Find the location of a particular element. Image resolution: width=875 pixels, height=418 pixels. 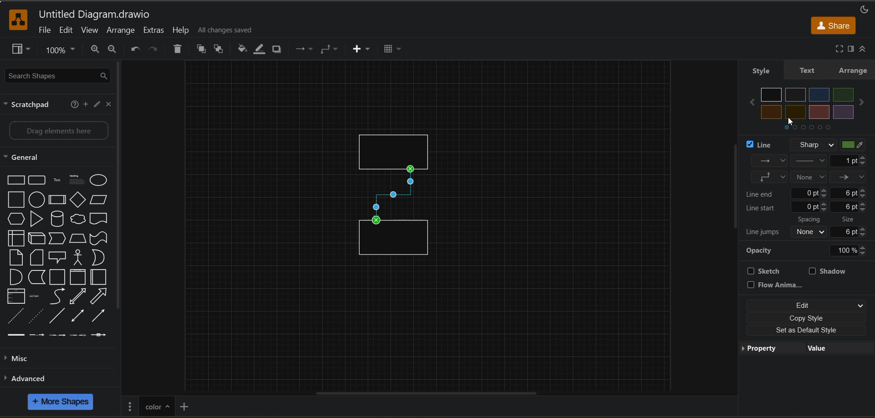

to back is located at coordinates (220, 50).